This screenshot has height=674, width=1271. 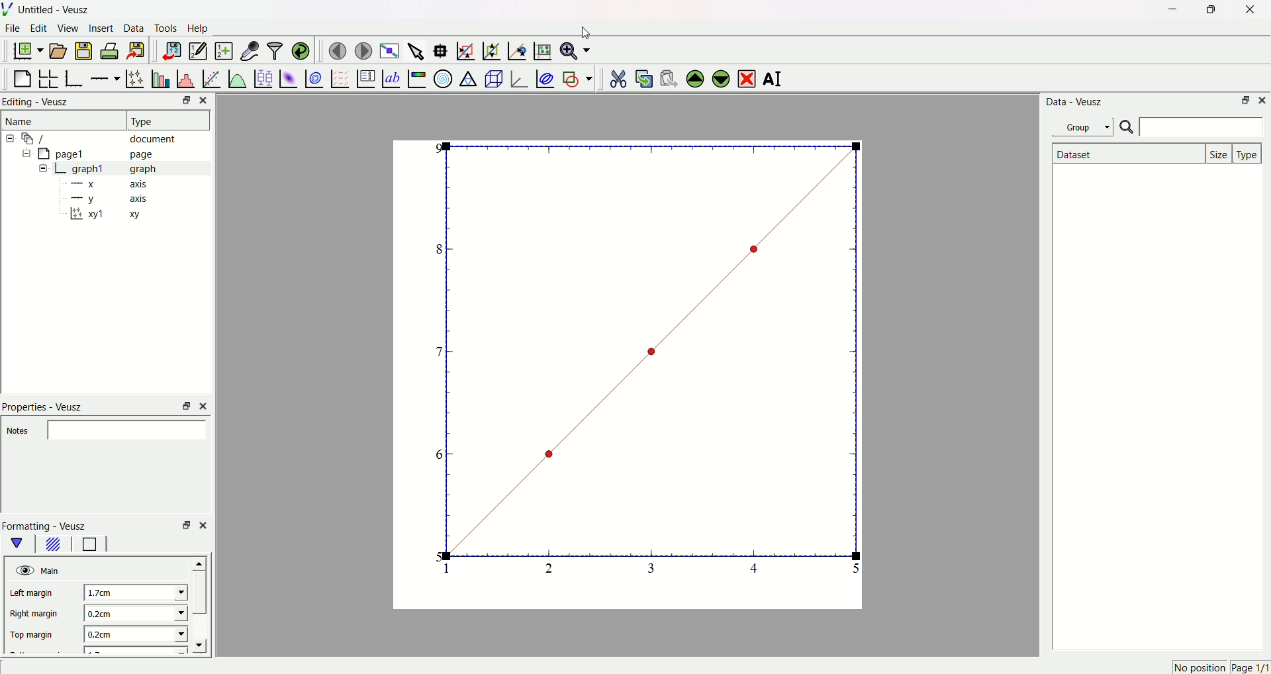 What do you see at coordinates (1198, 667) in the screenshot?
I see `no position` at bounding box center [1198, 667].